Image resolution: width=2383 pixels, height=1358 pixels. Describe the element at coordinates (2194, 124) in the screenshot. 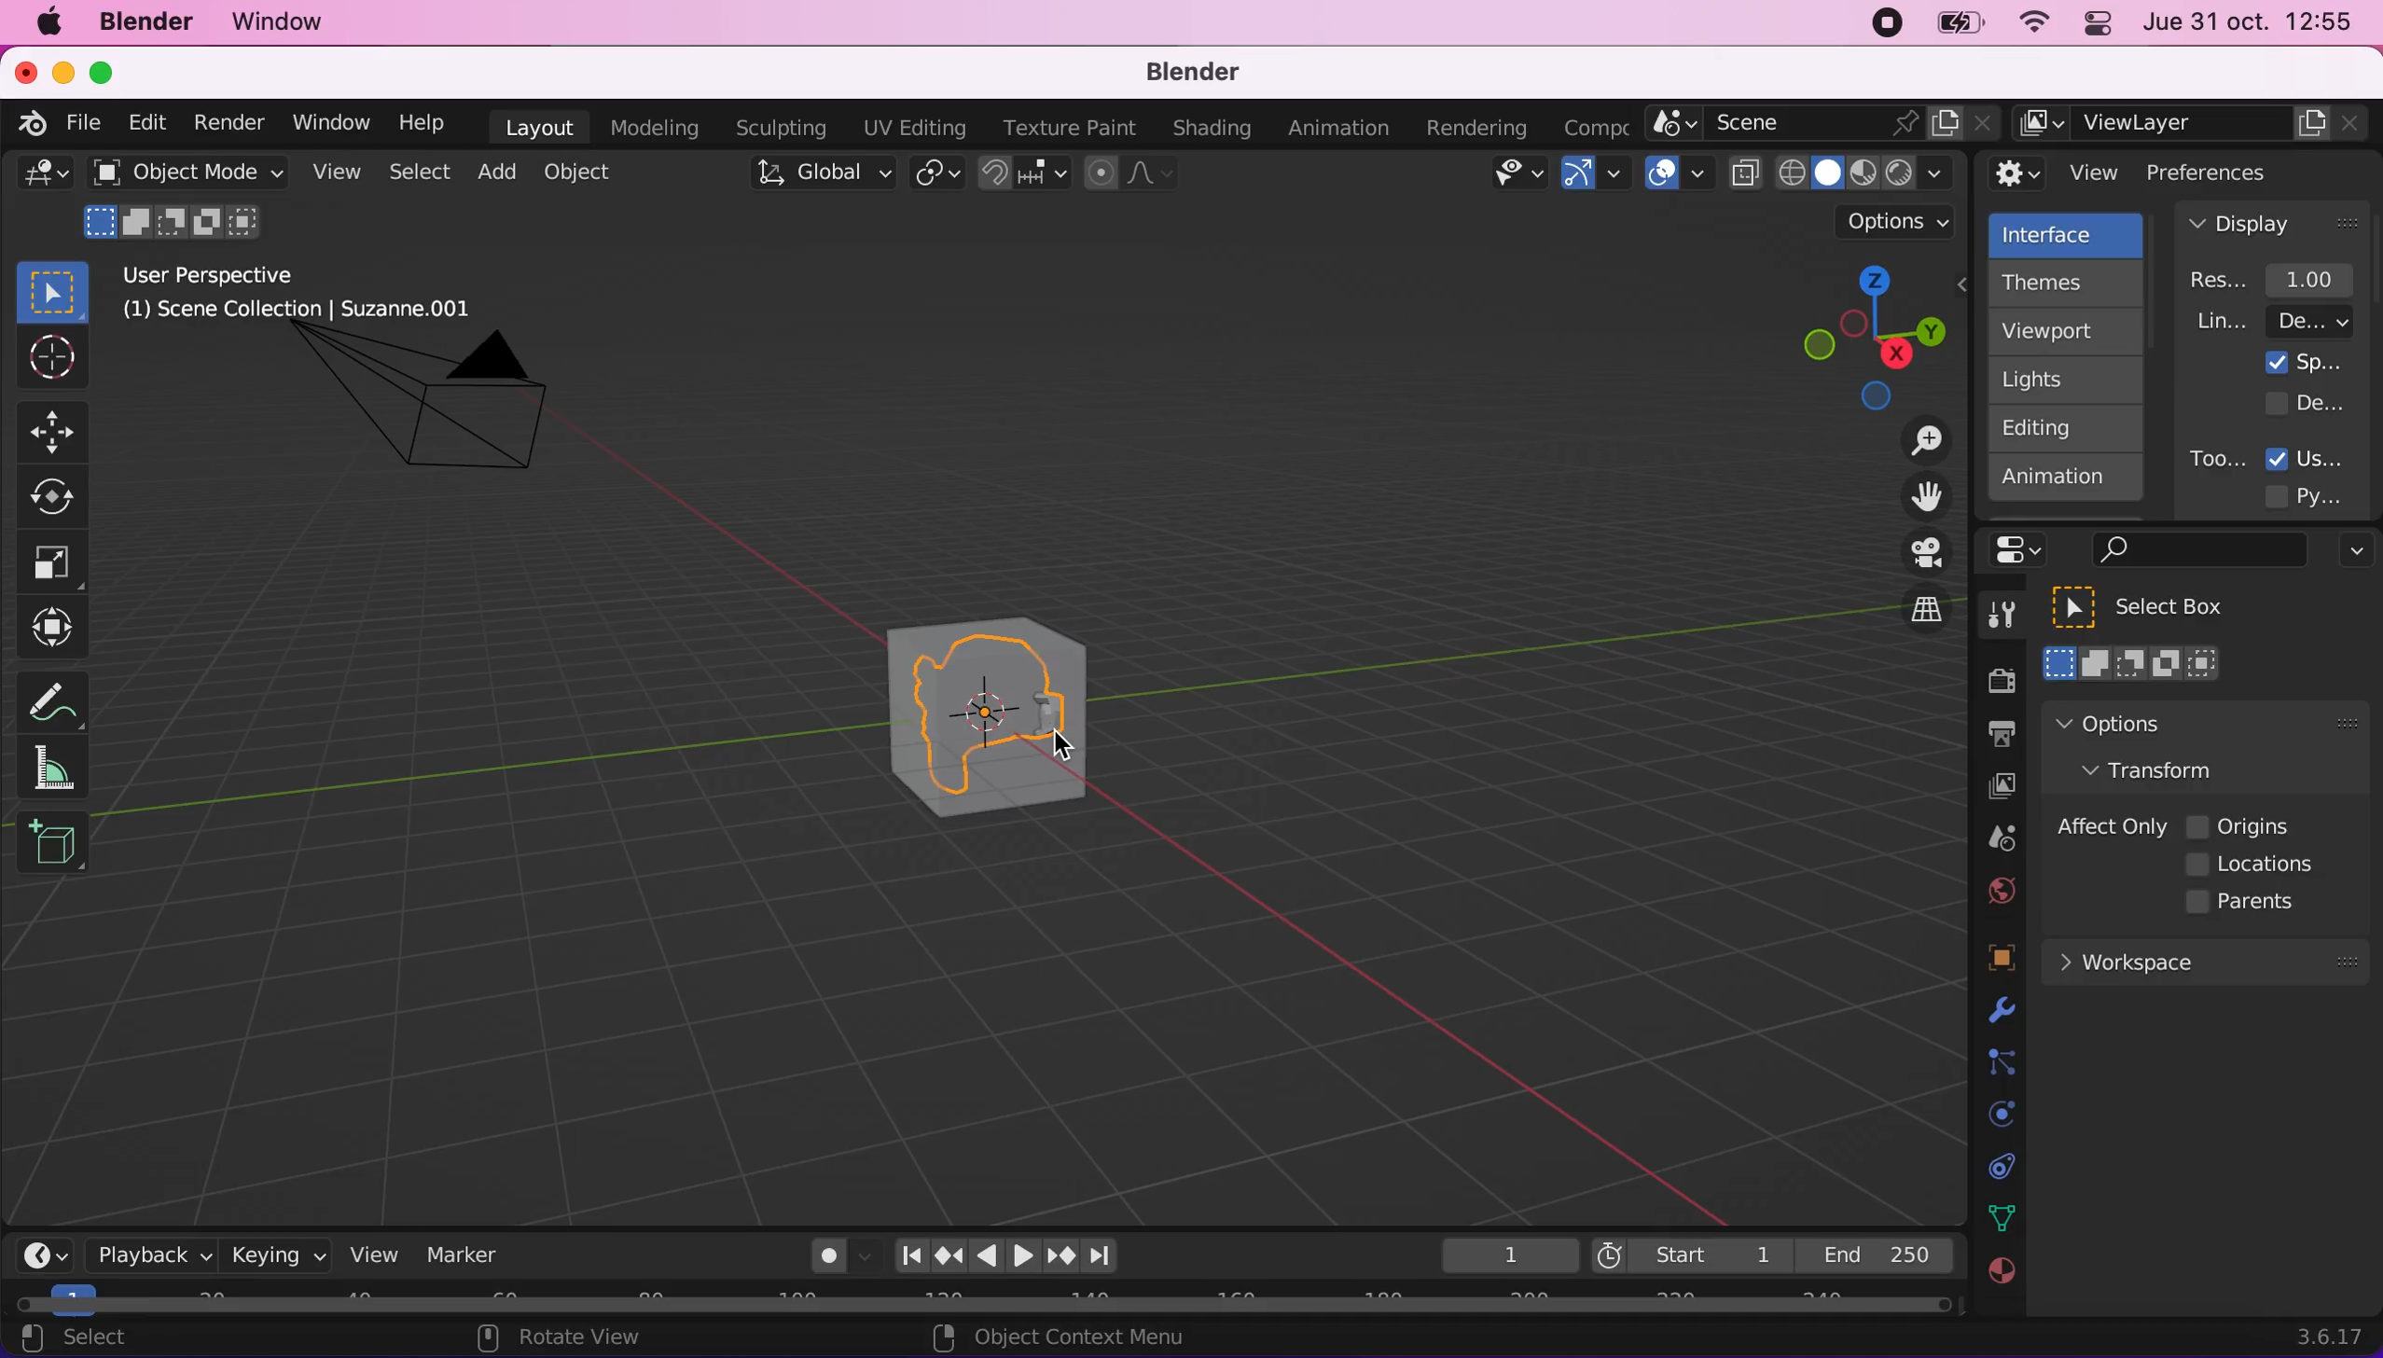

I see `view layer` at that location.